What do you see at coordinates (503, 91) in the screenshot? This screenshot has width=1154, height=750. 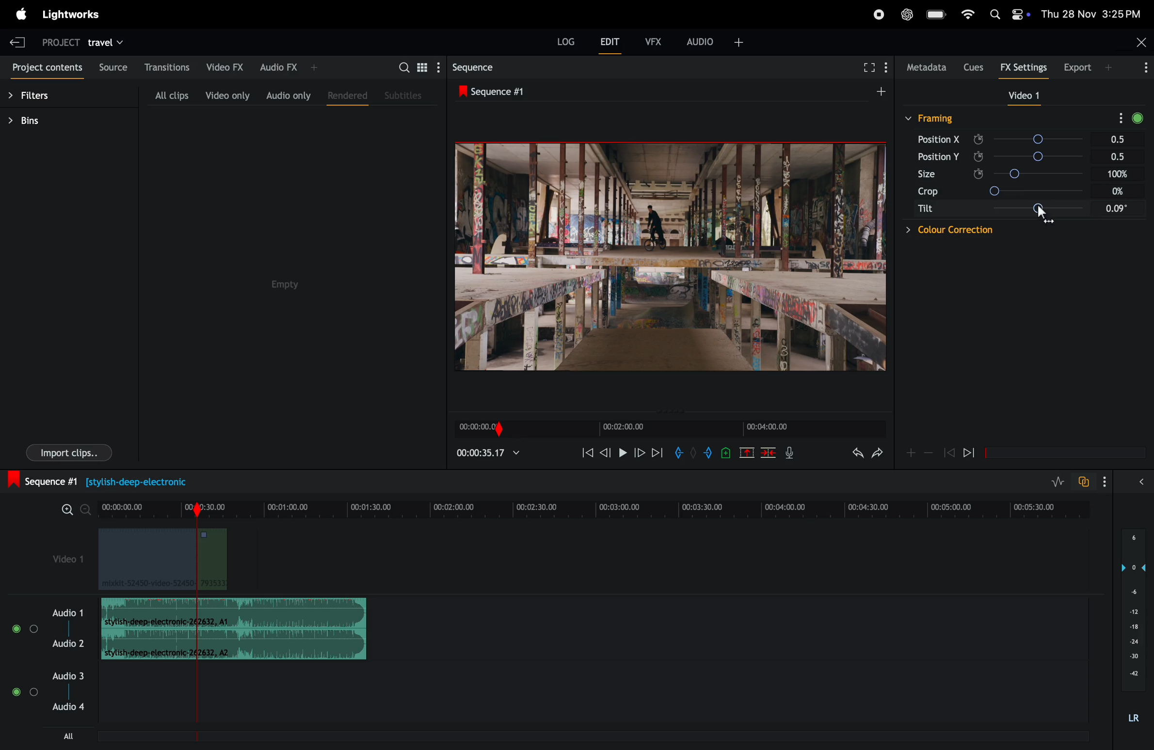 I see `sequence 1` at bounding box center [503, 91].